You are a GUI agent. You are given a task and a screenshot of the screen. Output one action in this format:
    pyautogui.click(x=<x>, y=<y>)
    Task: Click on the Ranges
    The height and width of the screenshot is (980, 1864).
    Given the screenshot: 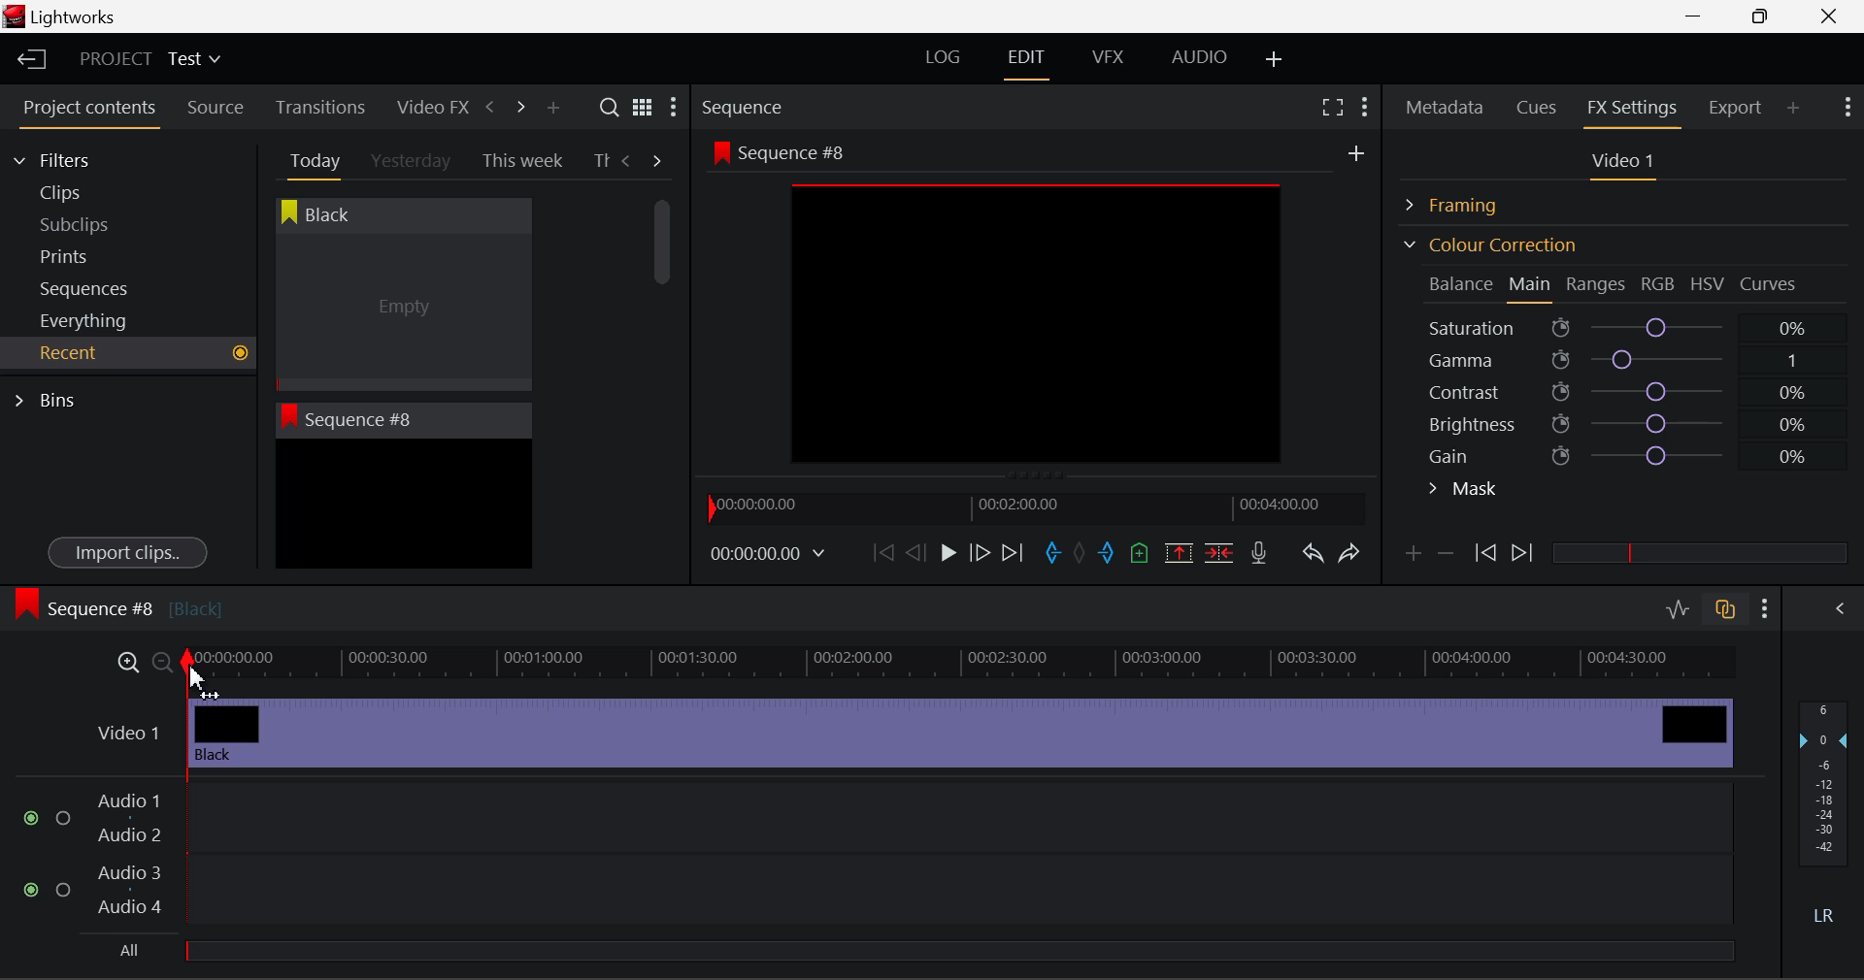 What is the action you would take?
    pyautogui.click(x=1596, y=286)
    